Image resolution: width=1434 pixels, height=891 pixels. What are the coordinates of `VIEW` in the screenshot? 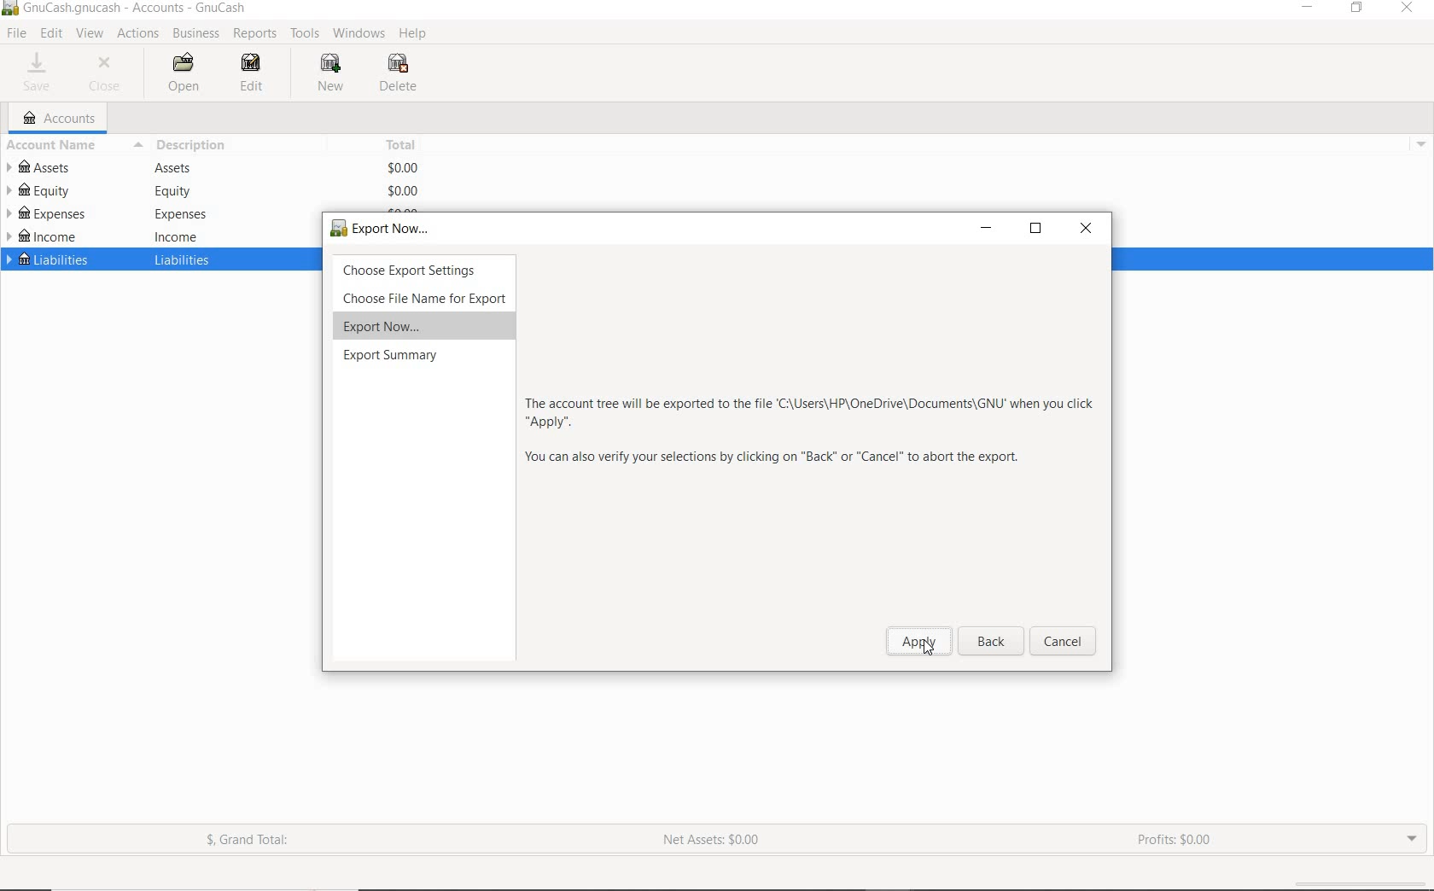 It's located at (92, 33).